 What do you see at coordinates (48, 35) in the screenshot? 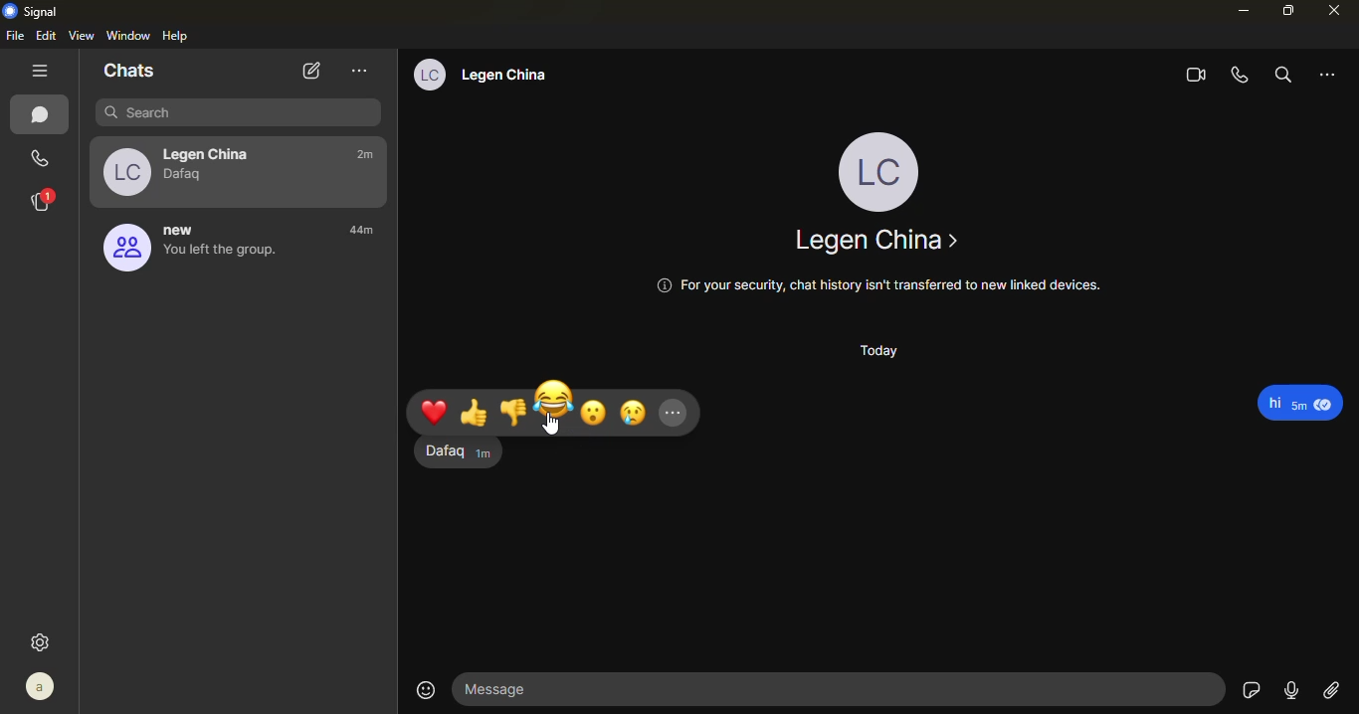
I see `edit` at bounding box center [48, 35].